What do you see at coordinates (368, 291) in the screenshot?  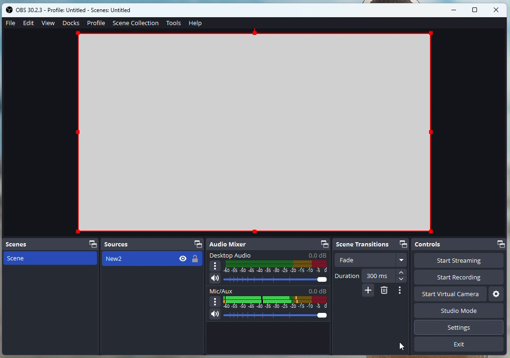 I see `add` at bounding box center [368, 291].